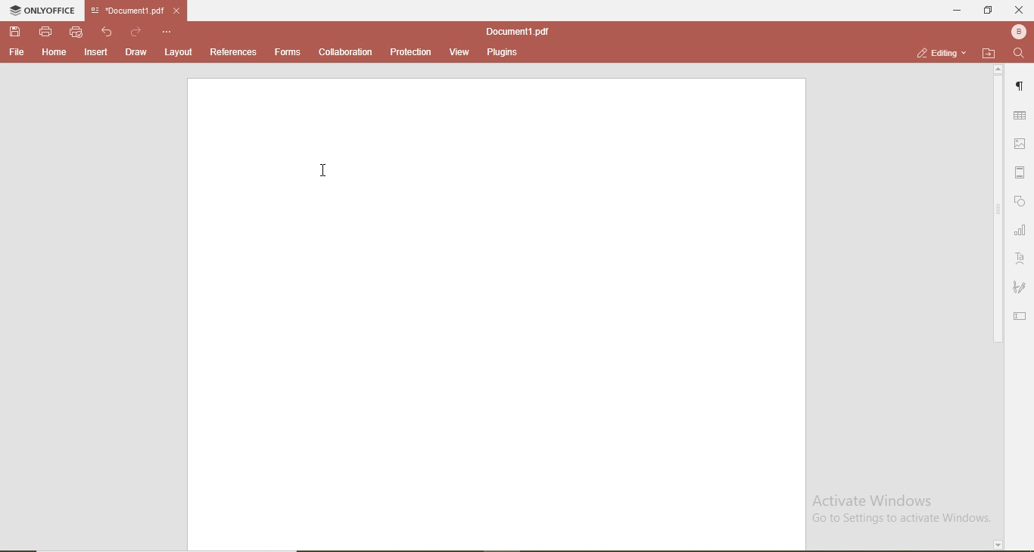  I want to click on quick print, so click(76, 33).